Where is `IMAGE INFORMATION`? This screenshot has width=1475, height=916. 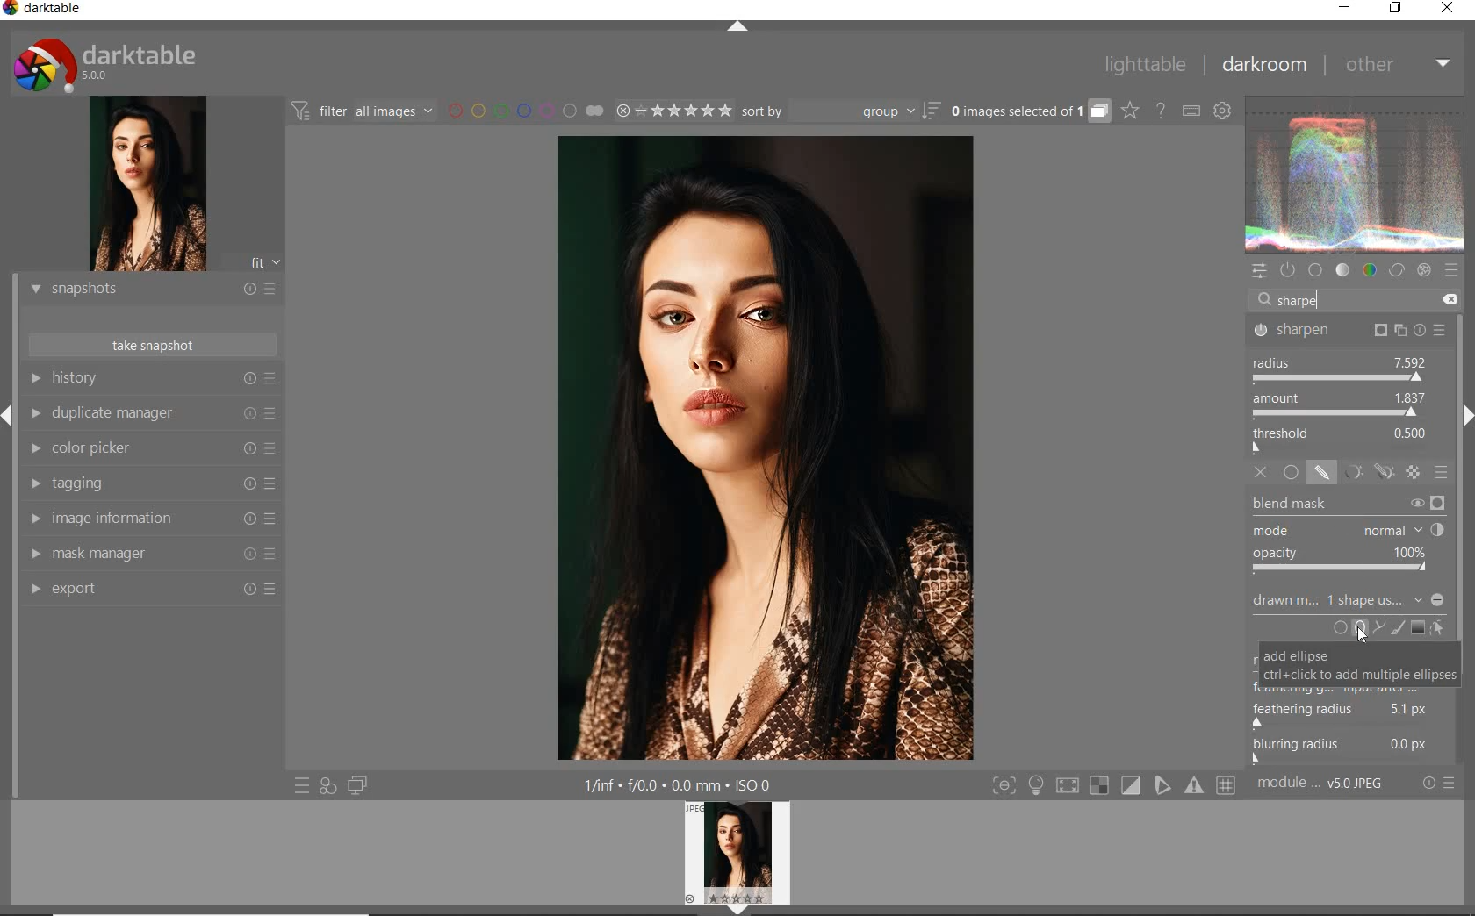 IMAGE INFORMATION is located at coordinates (148, 517).